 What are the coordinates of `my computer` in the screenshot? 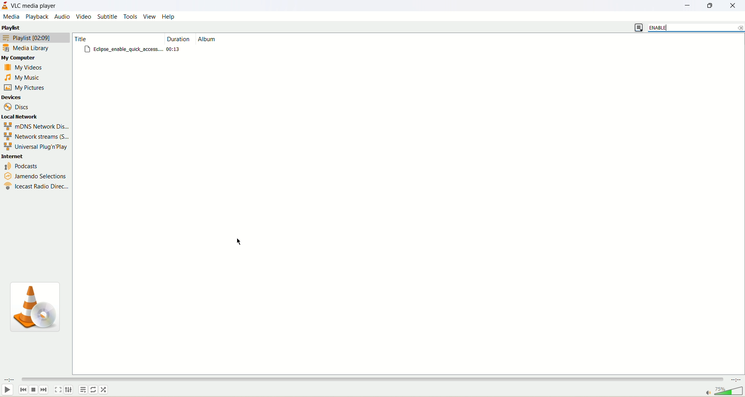 It's located at (23, 57).